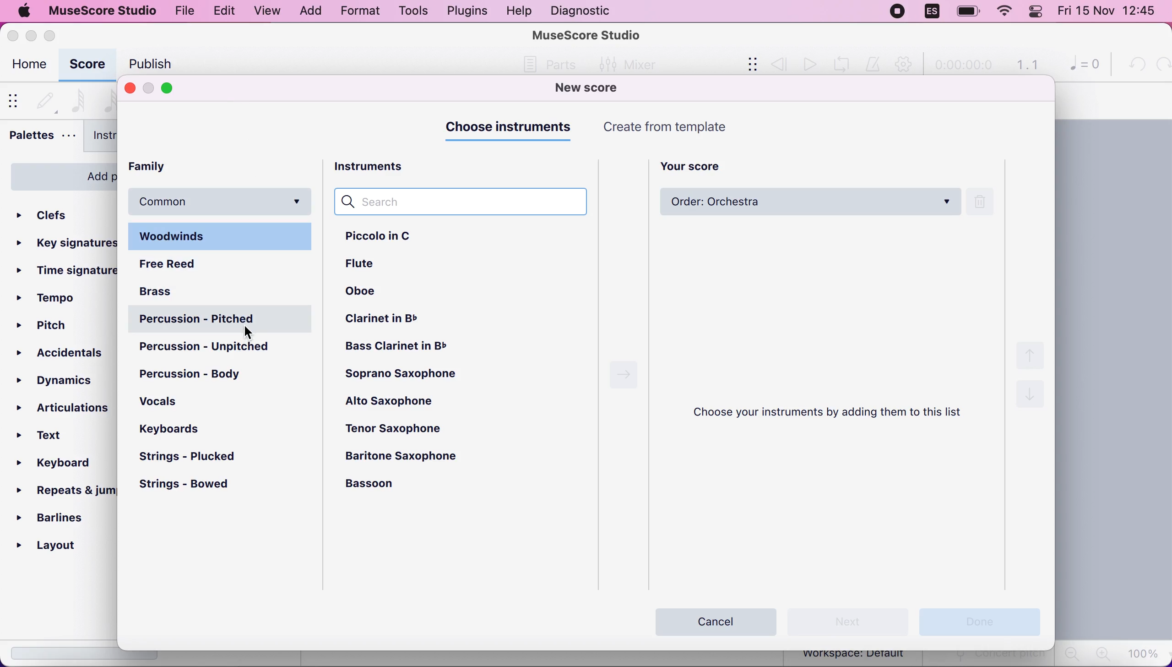 Image resolution: width=1172 pixels, height=667 pixels. I want to click on palettes, so click(41, 137).